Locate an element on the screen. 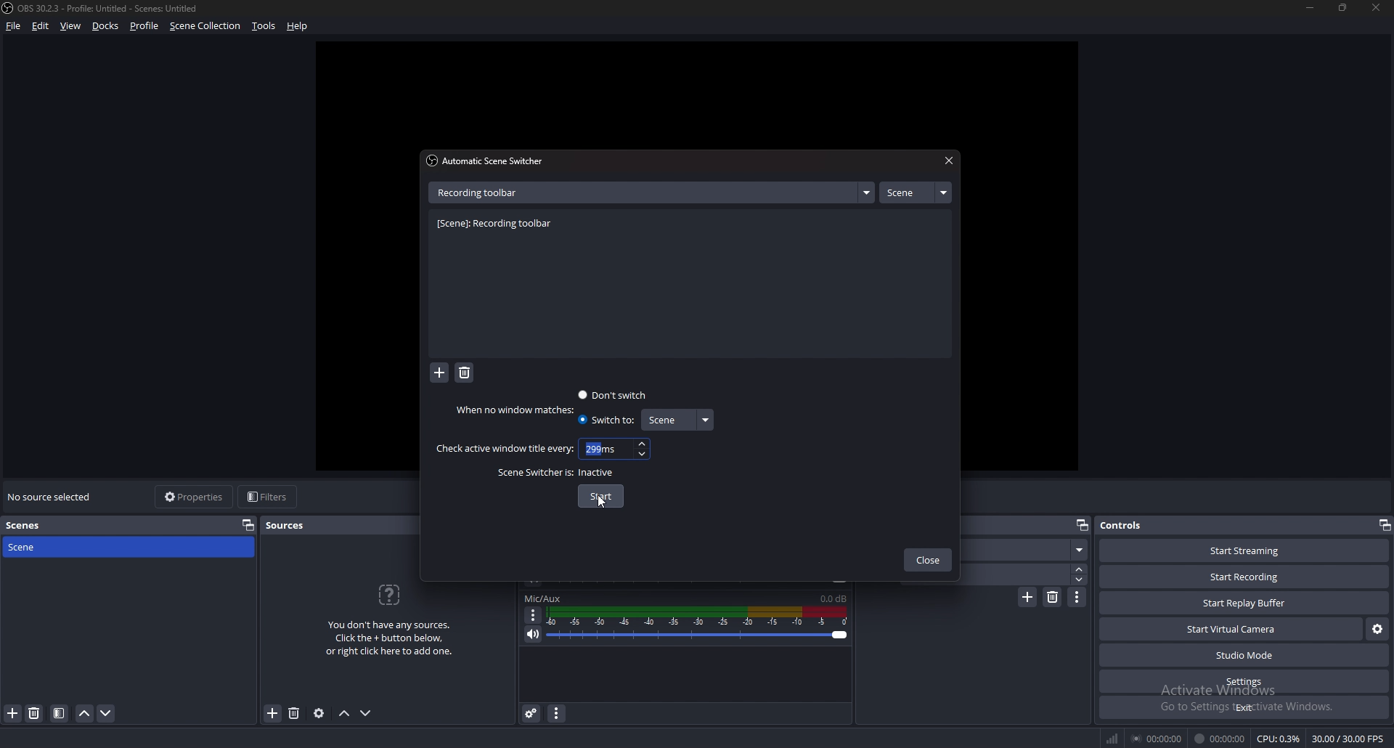  start streaming is located at coordinates (1246, 550).